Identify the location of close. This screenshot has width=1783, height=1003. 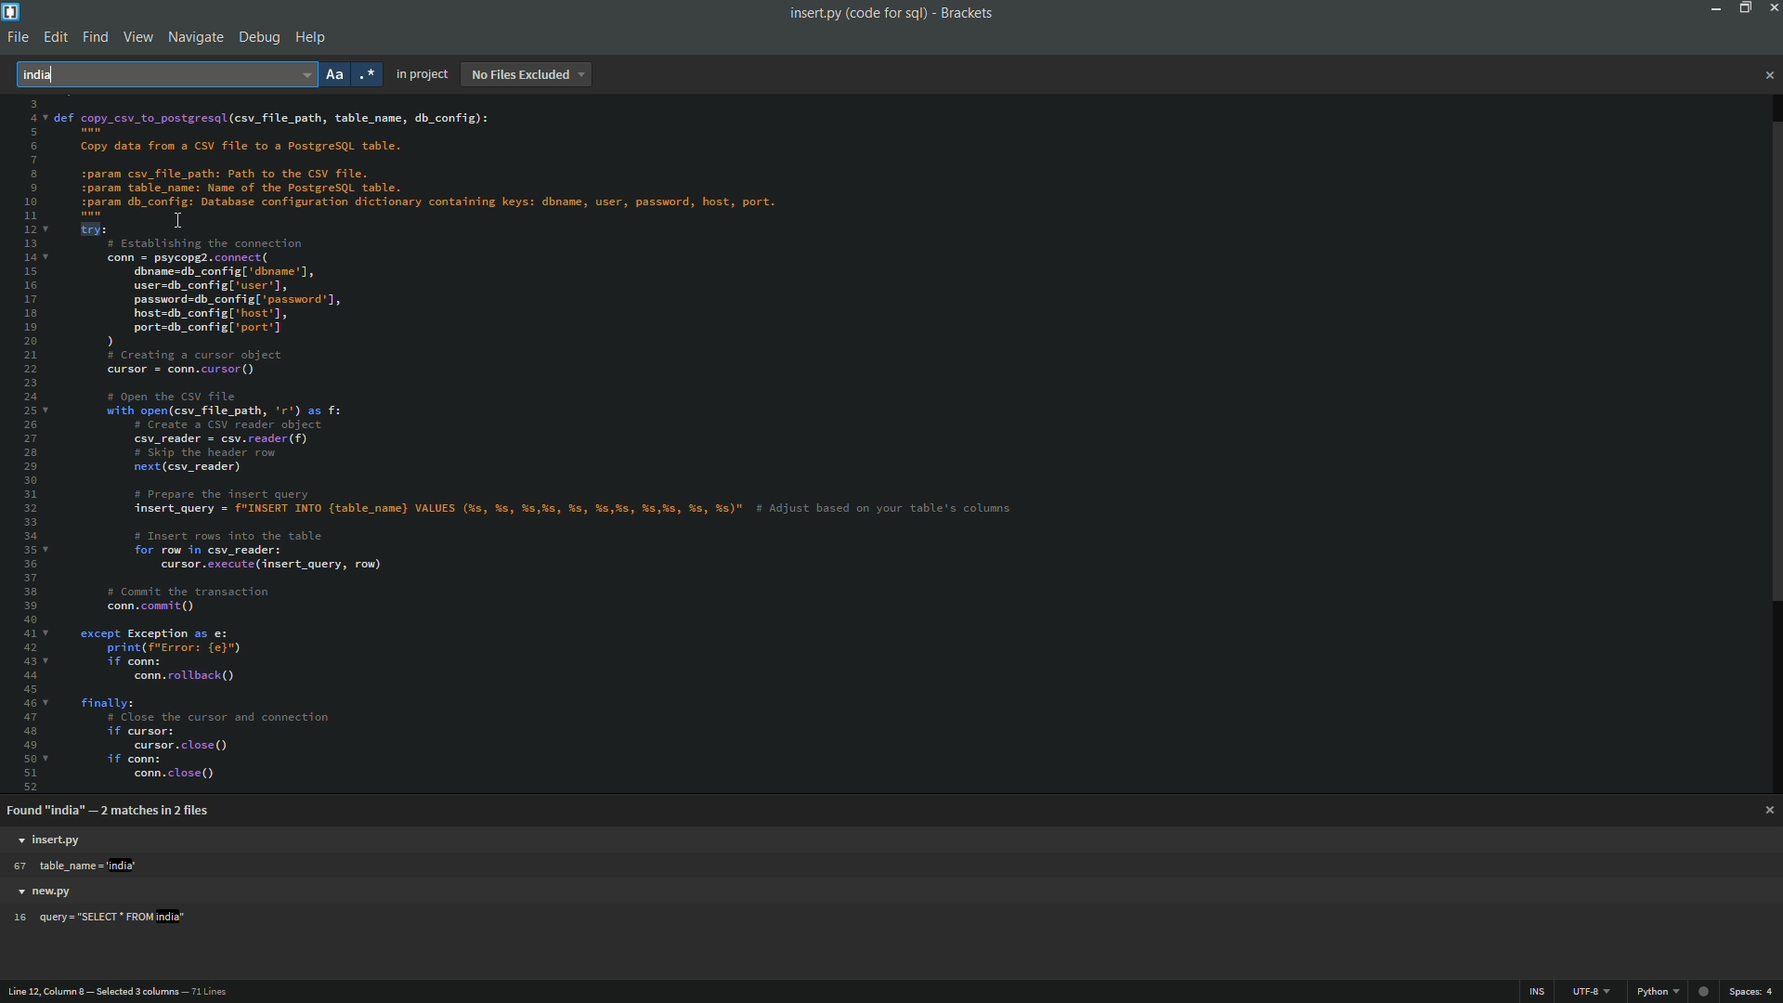
(1768, 76).